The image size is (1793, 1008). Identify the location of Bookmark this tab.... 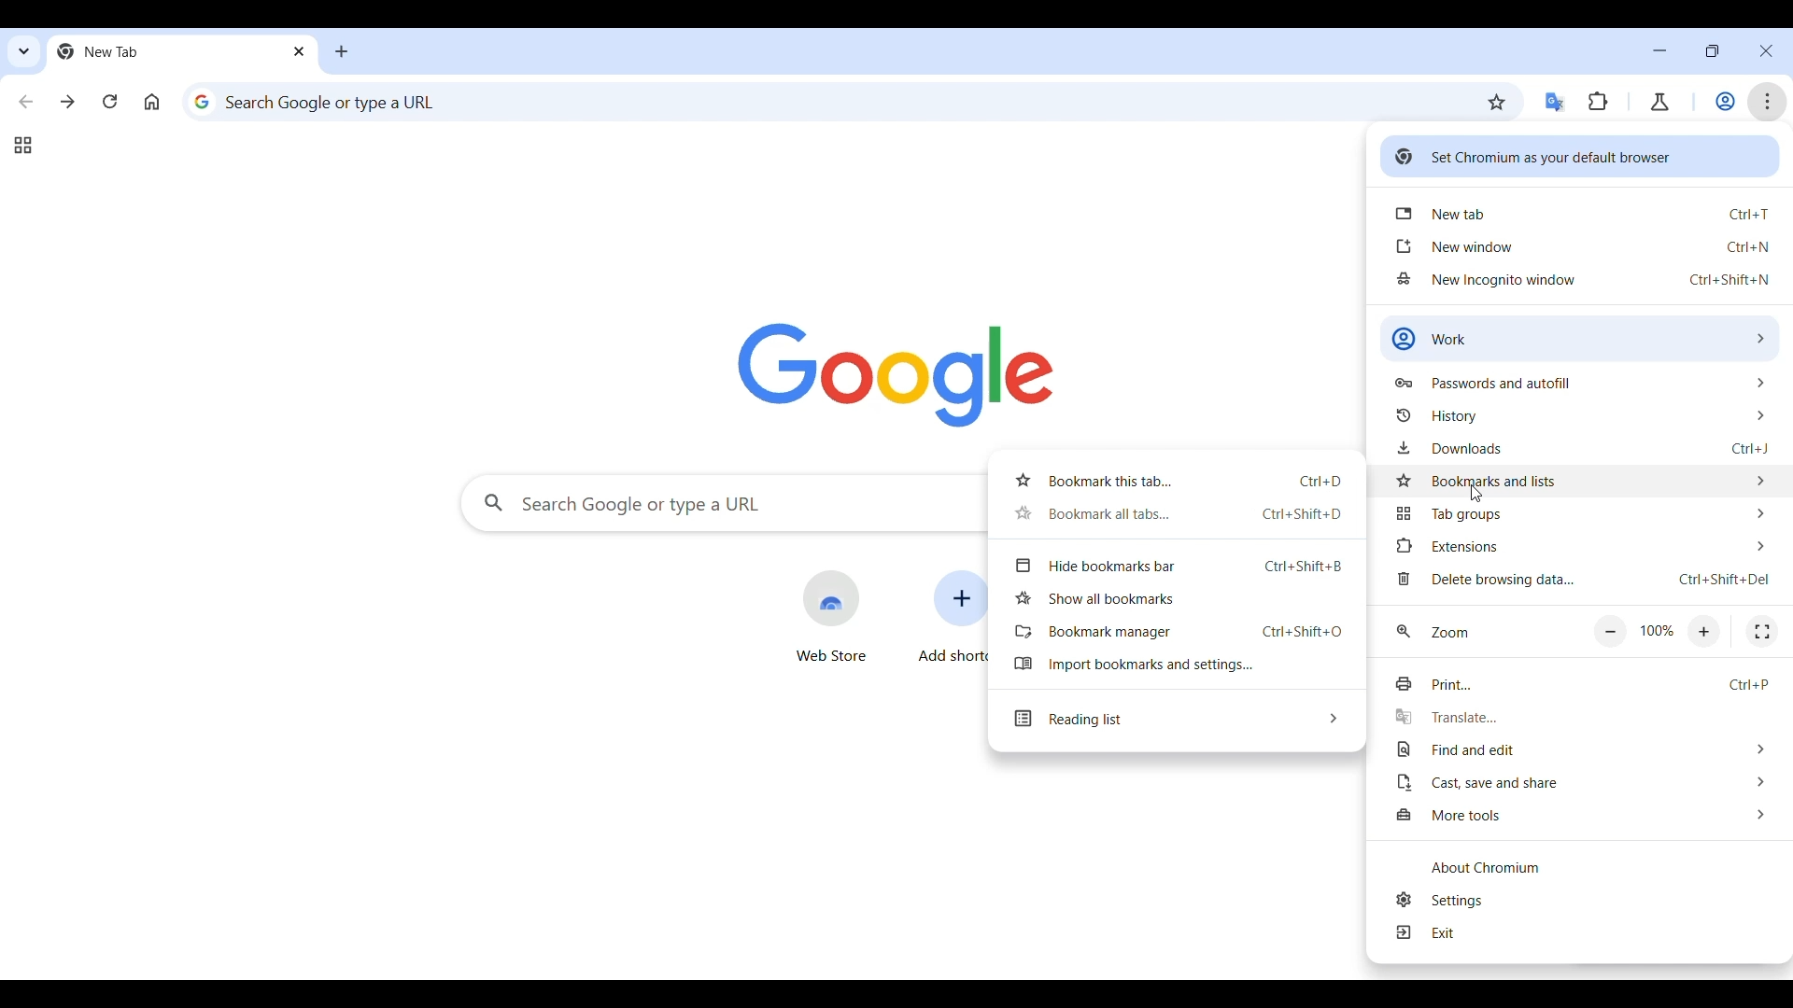
(1175, 481).